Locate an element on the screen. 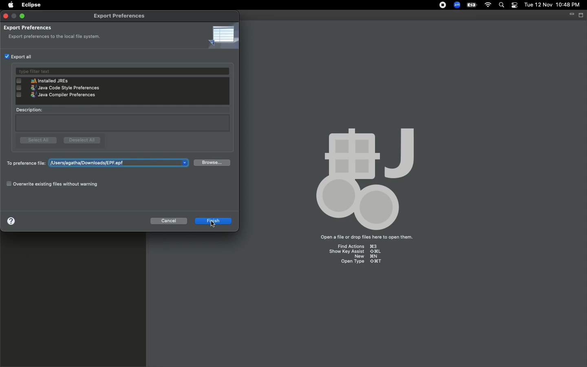 This screenshot has height=367, width=587. Type filter text is located at coordinates (122, 71).